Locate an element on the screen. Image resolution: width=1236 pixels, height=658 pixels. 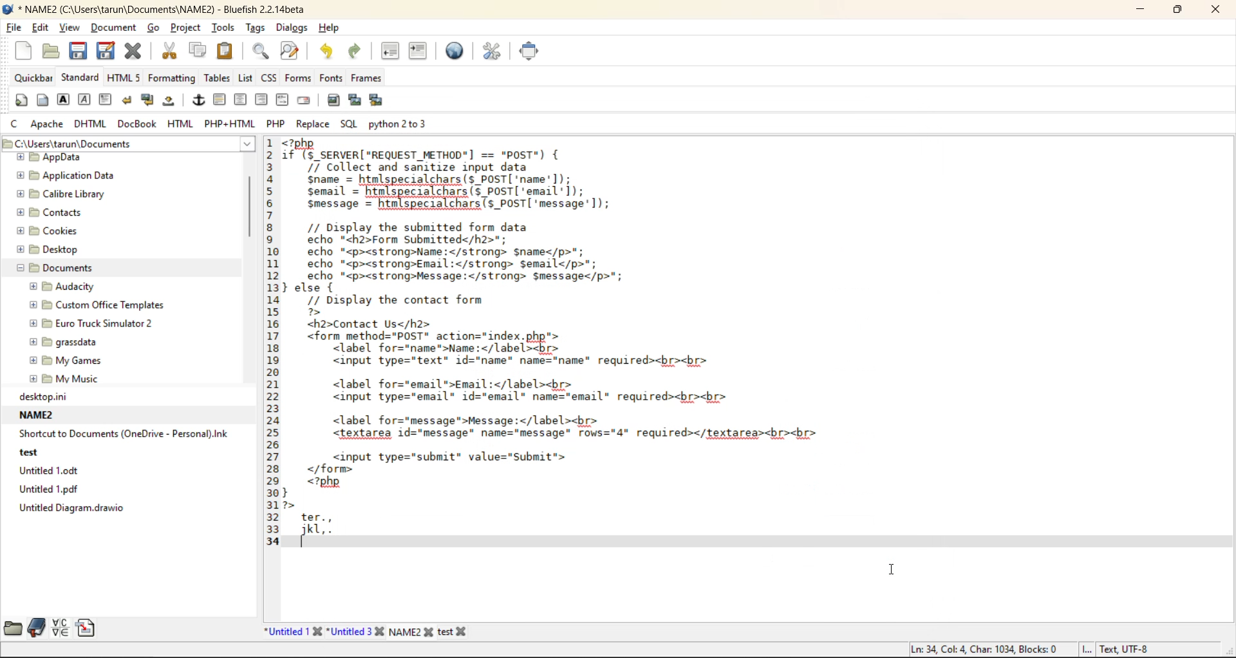
insert thumbnail is located at coordinates (354, 99).